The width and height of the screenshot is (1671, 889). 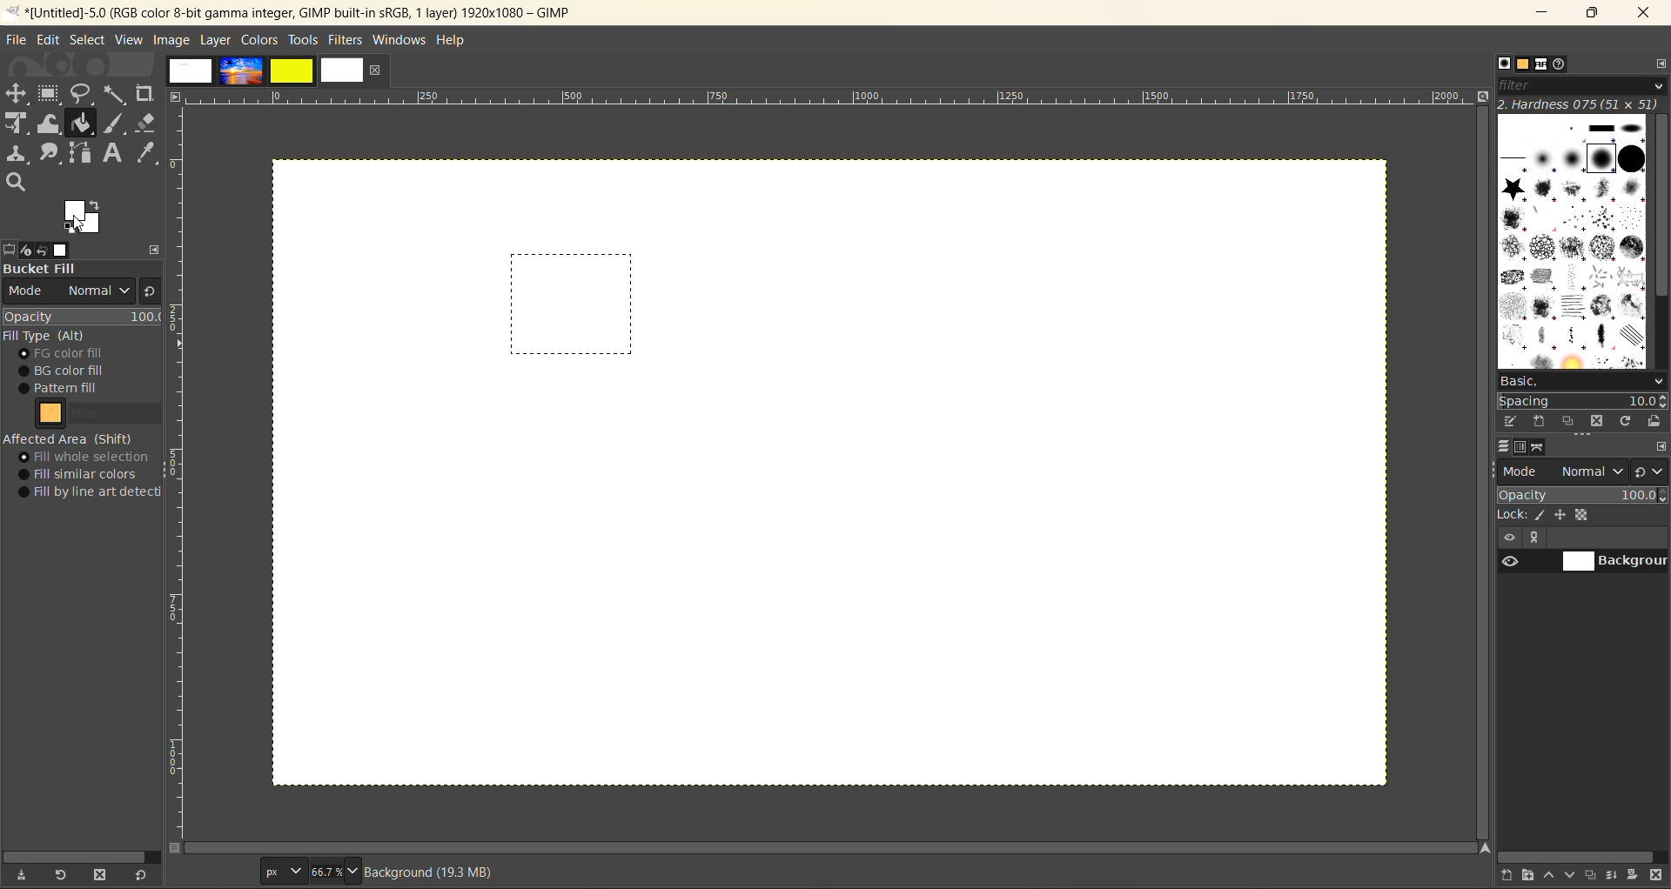 What do you see at coordinates (127, 40) in the screenshot?
I see `view` at bounding box center [127, 40].